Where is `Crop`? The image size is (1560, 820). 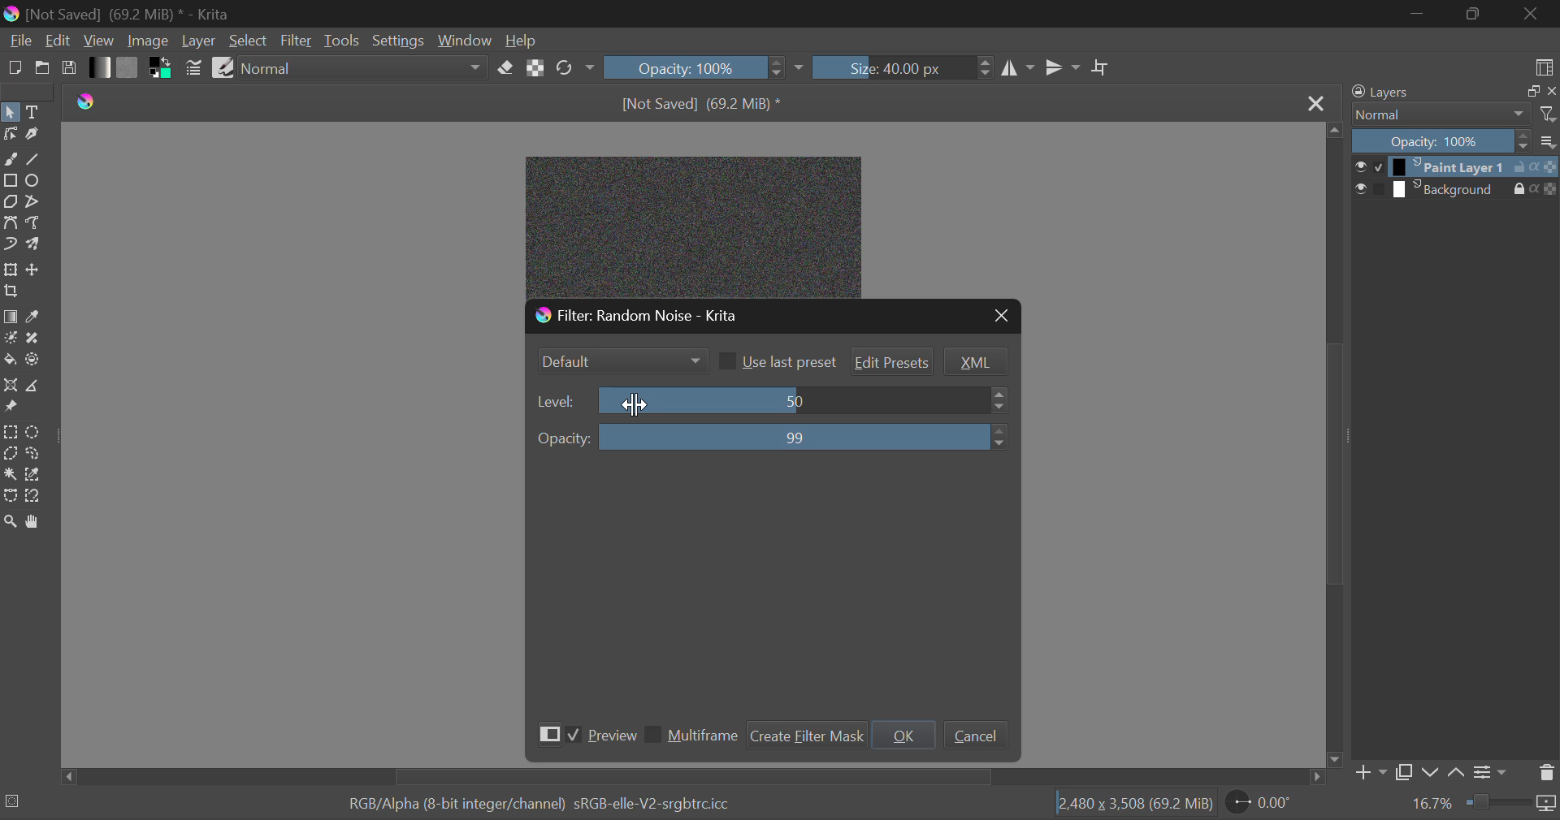 Crop is located at coordinates (10, 291).